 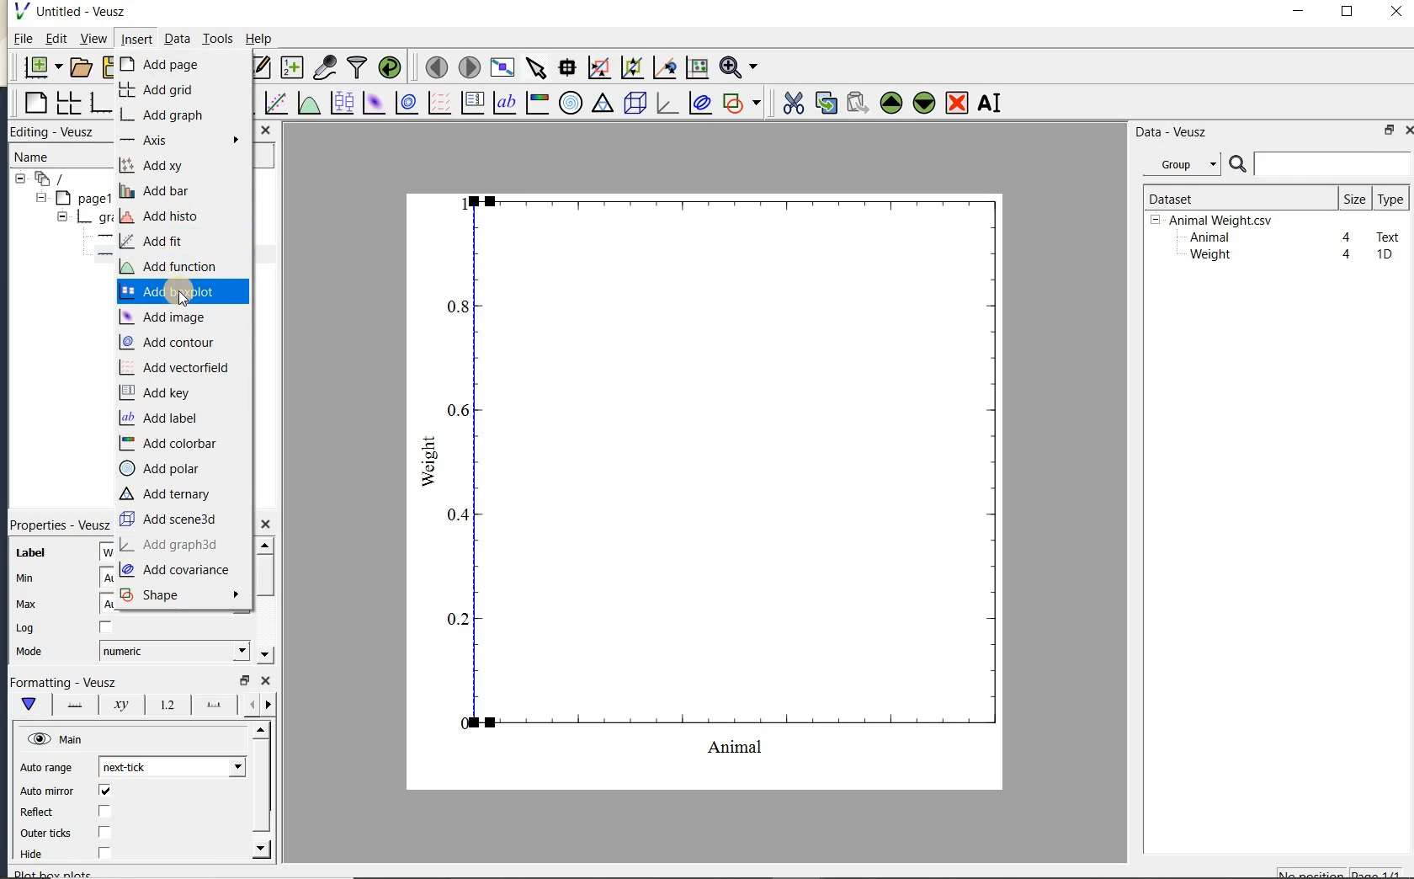 I want to click on plot a 2d dataset as contours, so click(x=405, y=102).